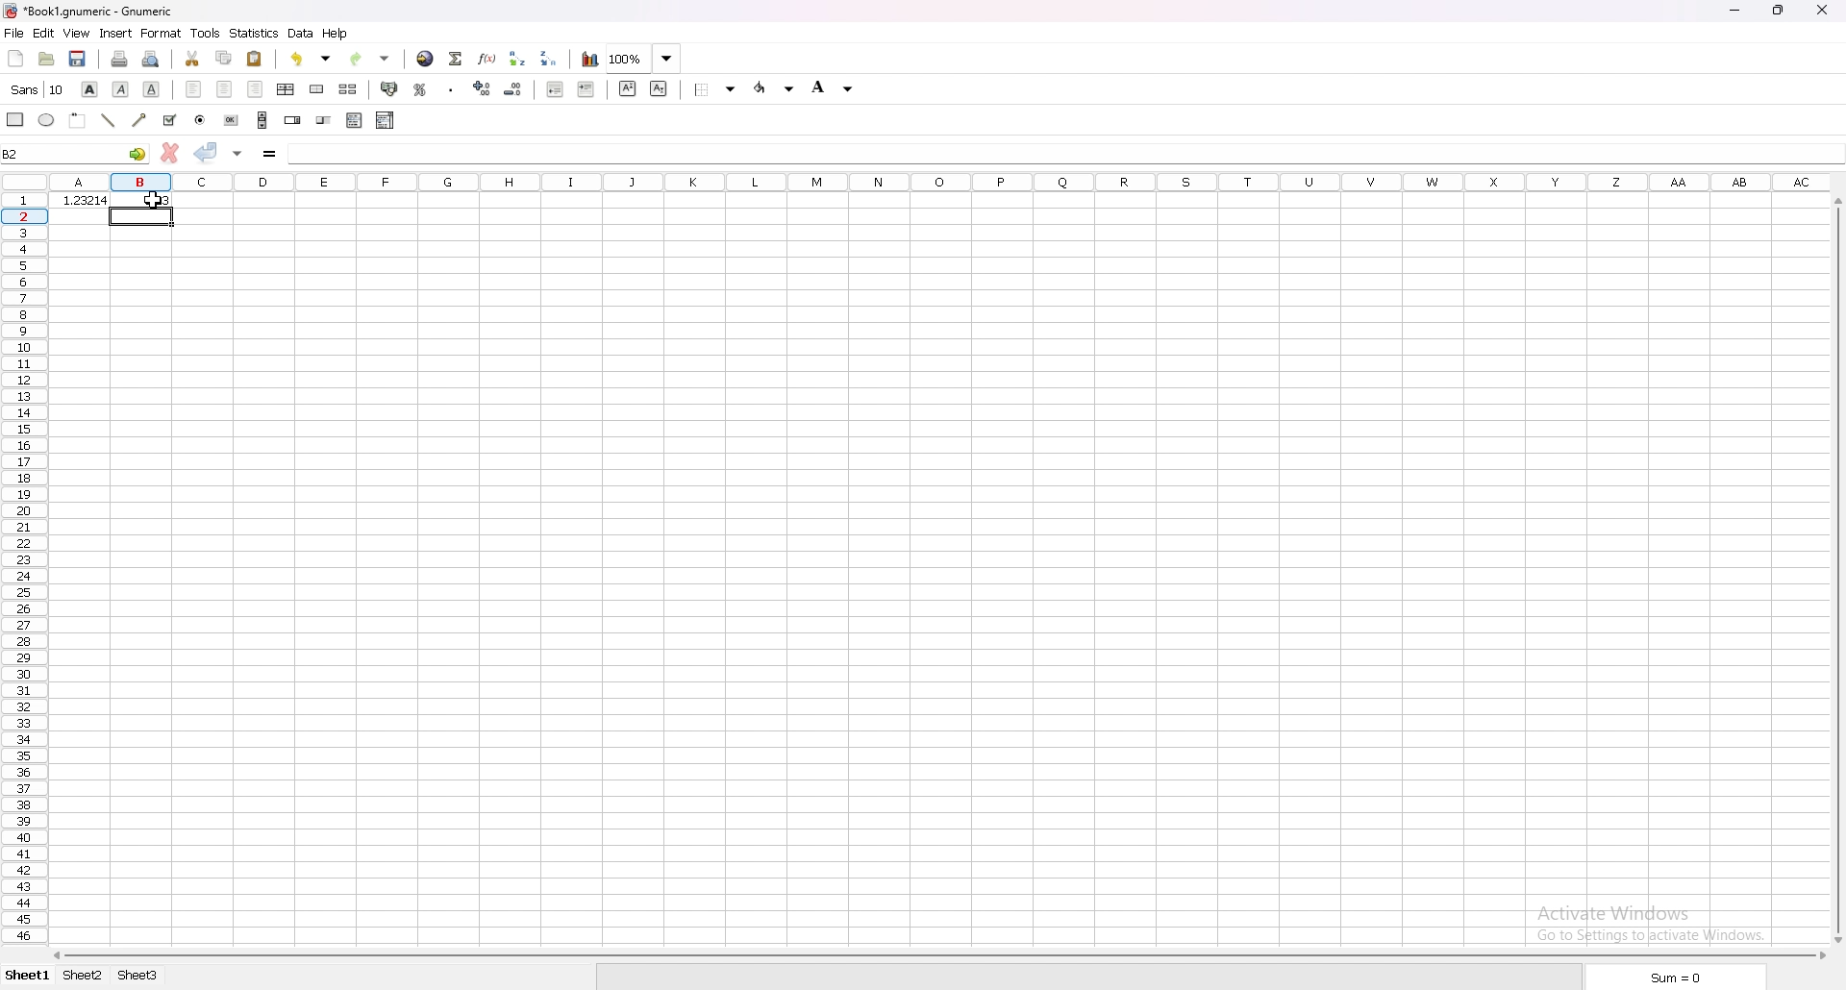 The image size is (1846, 990). I want to click on decrease indent, so click(555, 90).